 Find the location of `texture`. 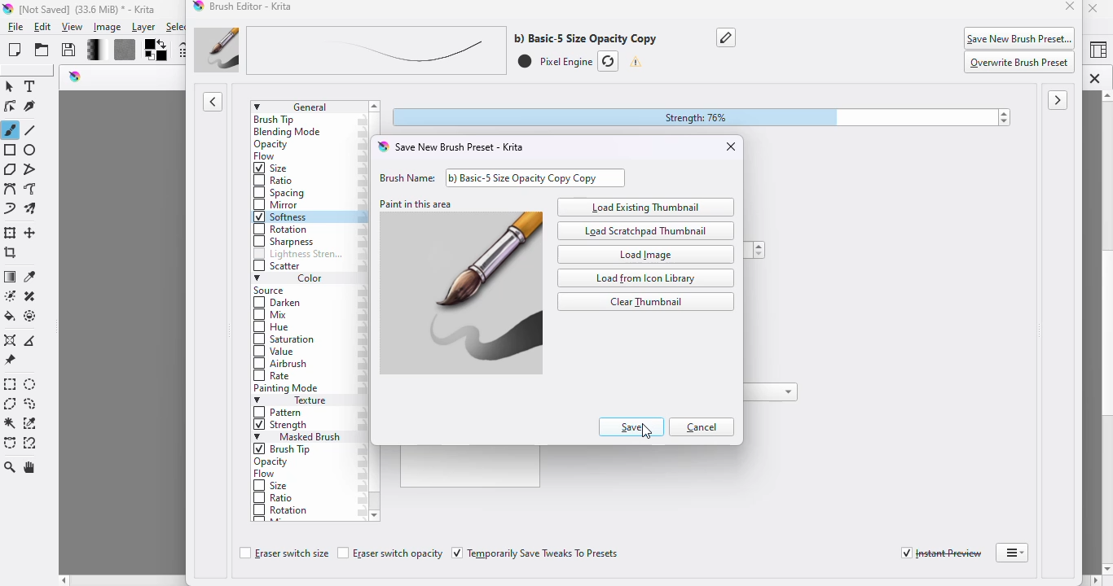

texture is located at coordinates (296, 401).